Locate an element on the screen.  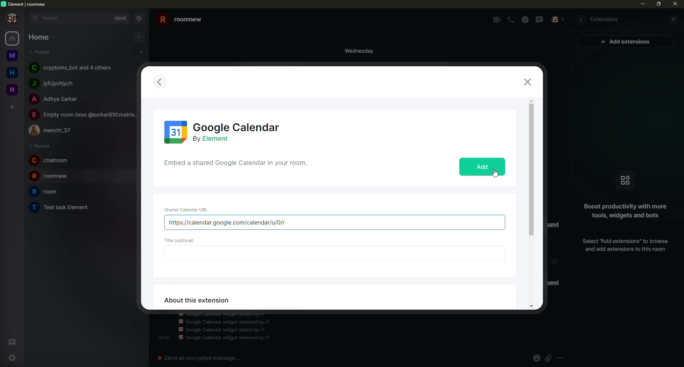
info is located at coordinates (623, 211).